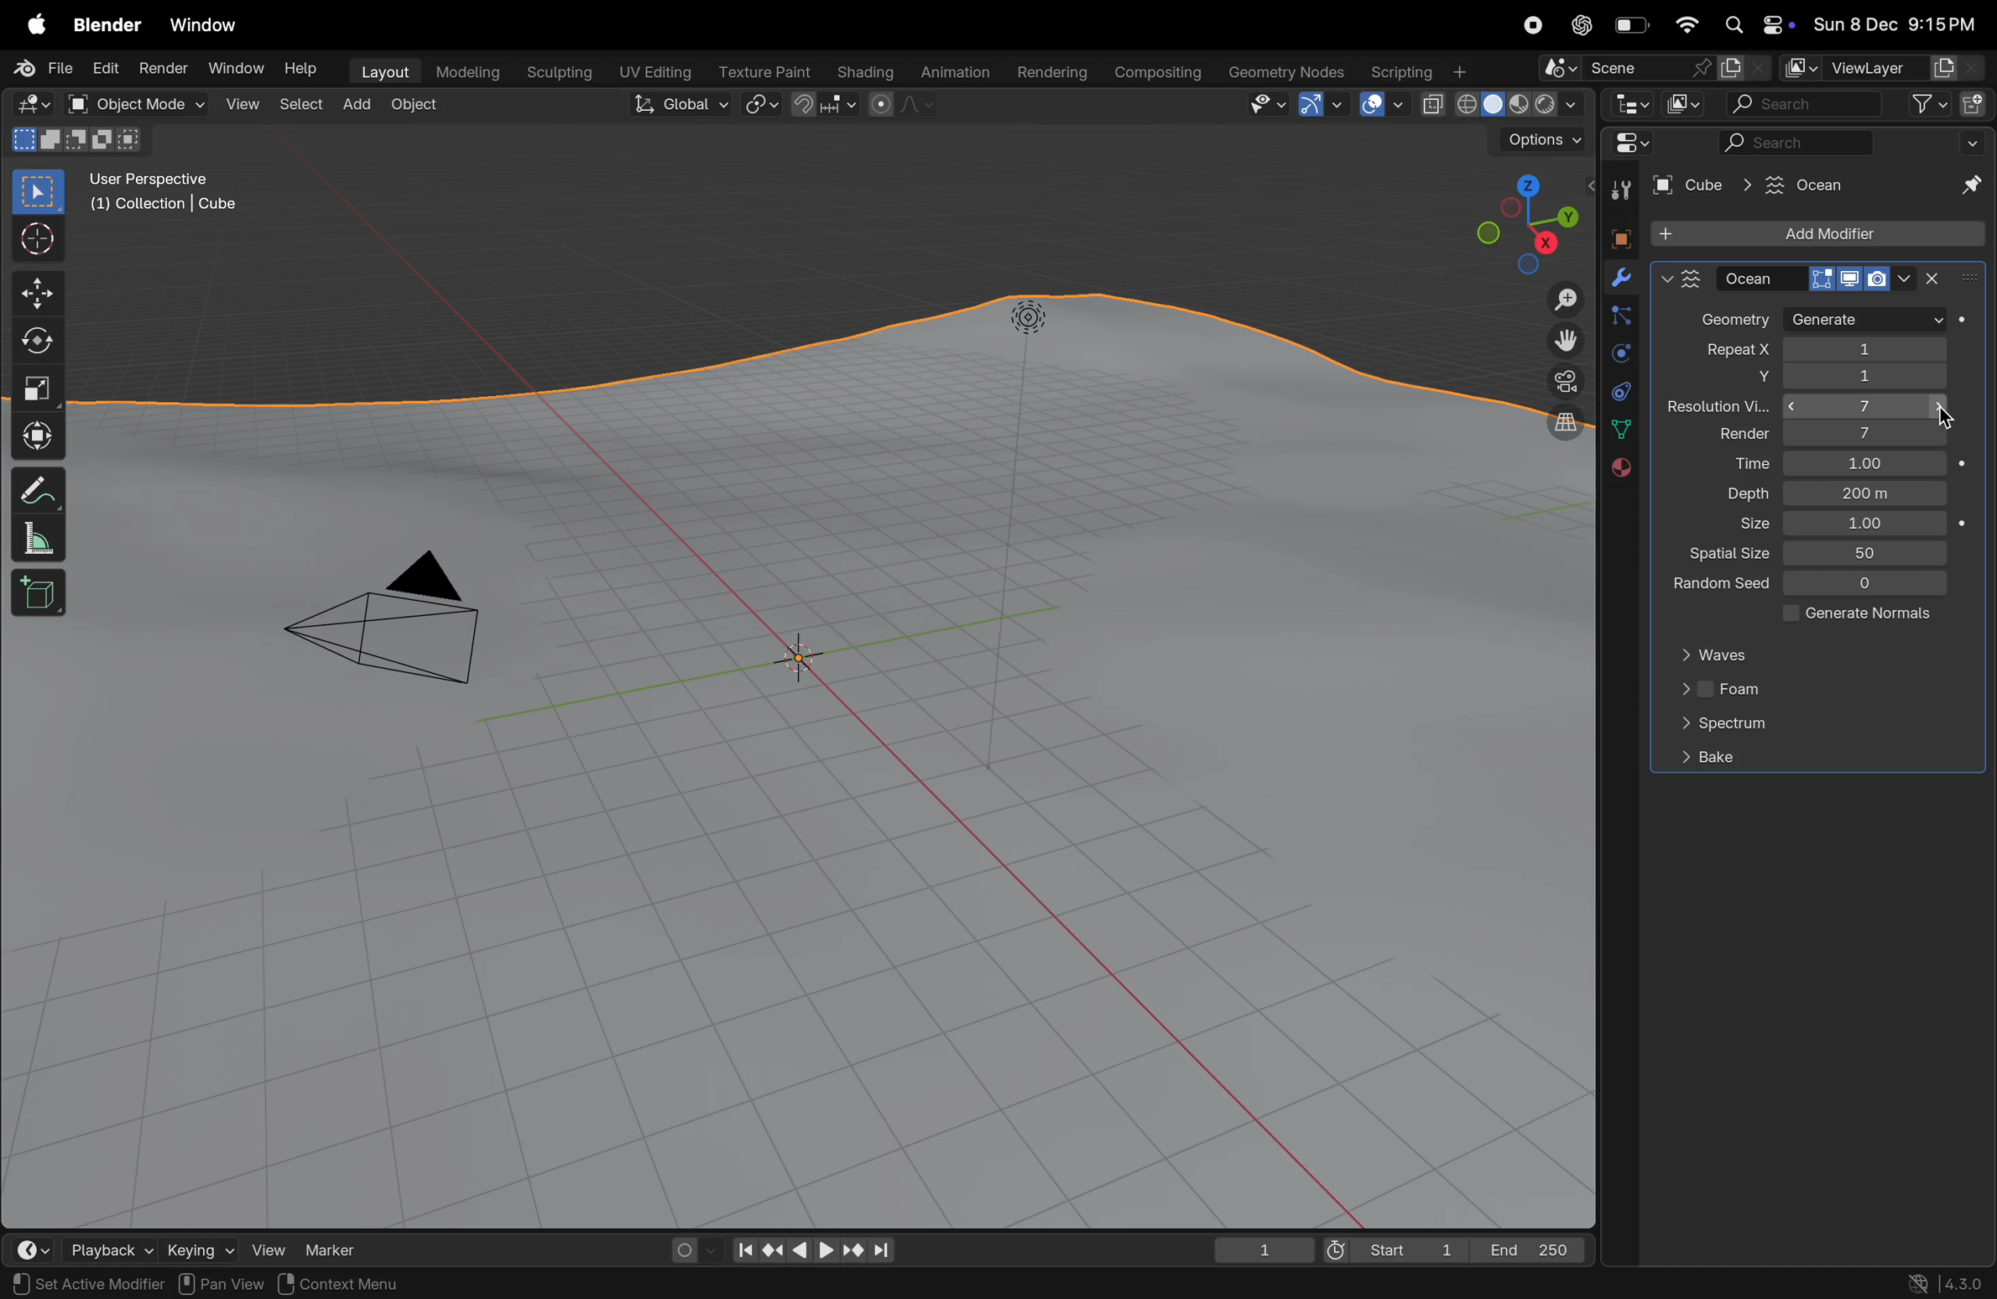 This screenshot has height=1299, width=1997. What do you see at coordinates (1562, 339) in the screenshot?
I see `move the view` at bounding box center [1562, 339].